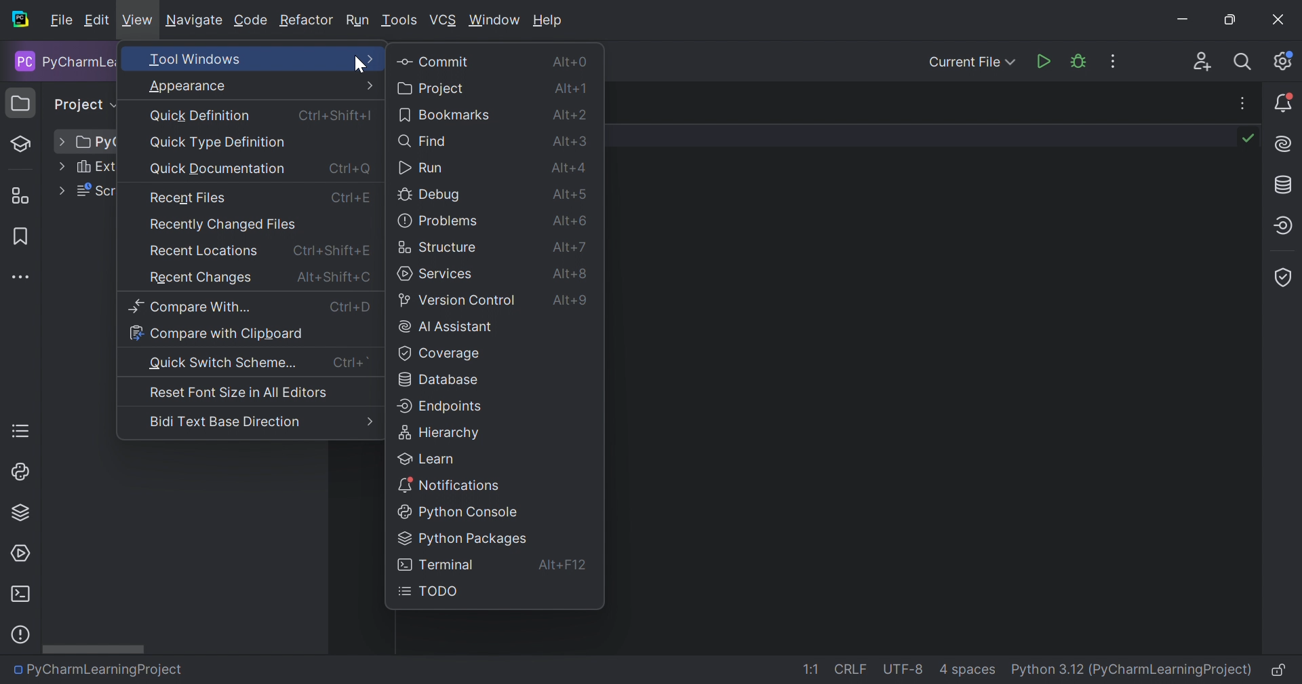  I want to click on Cursor, so click(361, 64).